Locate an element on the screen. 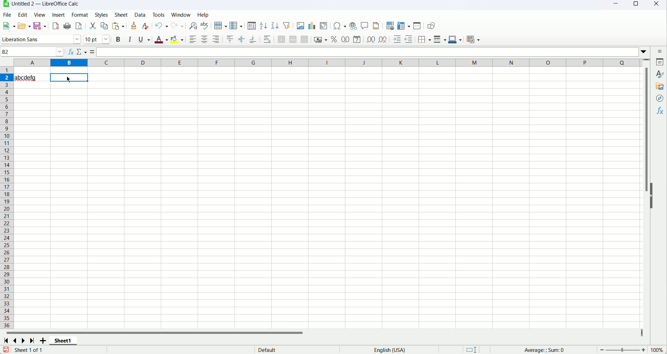 This screenshot has width=667, height=354. bold is located at coordinates (118, 40).